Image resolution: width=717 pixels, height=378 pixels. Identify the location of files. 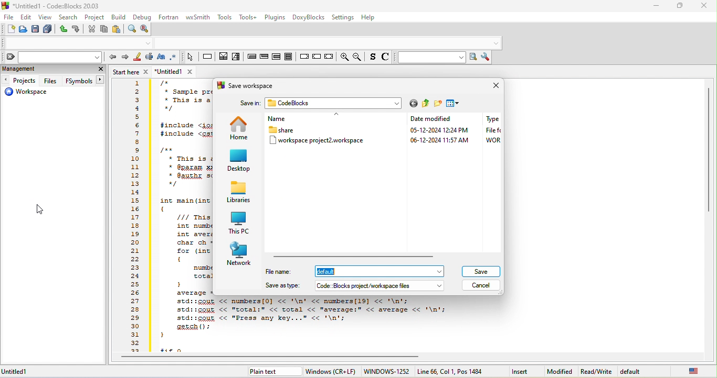
(51, 80).